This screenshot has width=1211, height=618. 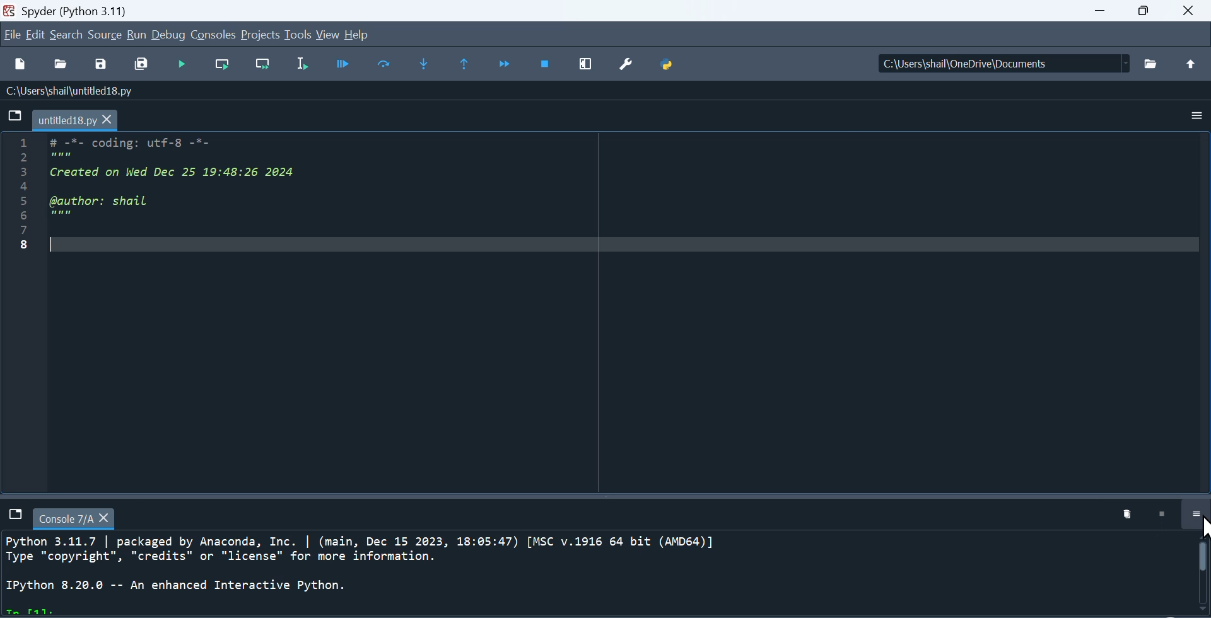 I want to click on scroll bar, so click(x=1203, y=576).